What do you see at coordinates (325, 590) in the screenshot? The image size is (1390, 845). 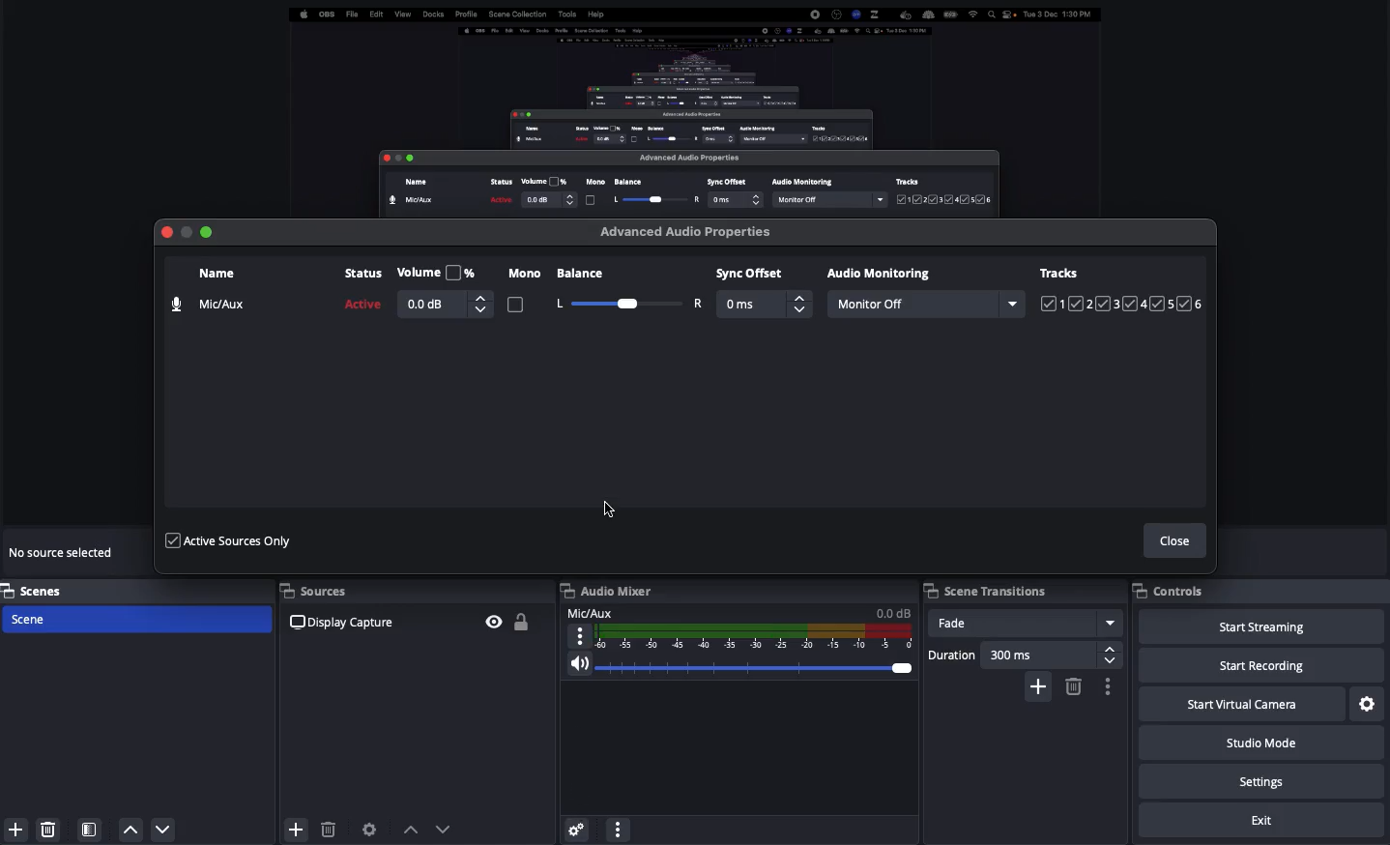 I see `Sources` at bounding box center [325, 590].